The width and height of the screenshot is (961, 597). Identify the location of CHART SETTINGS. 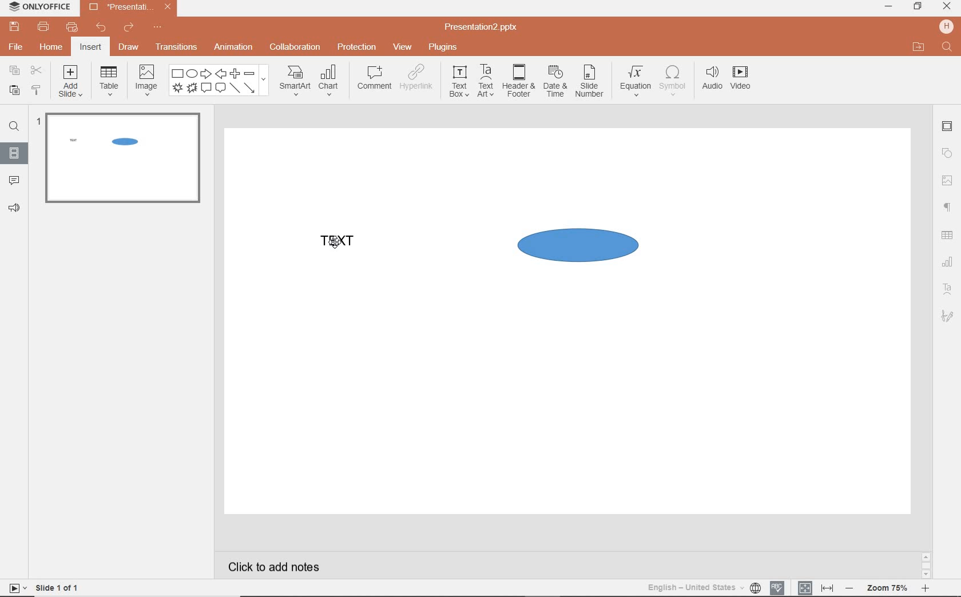
(948, 262).